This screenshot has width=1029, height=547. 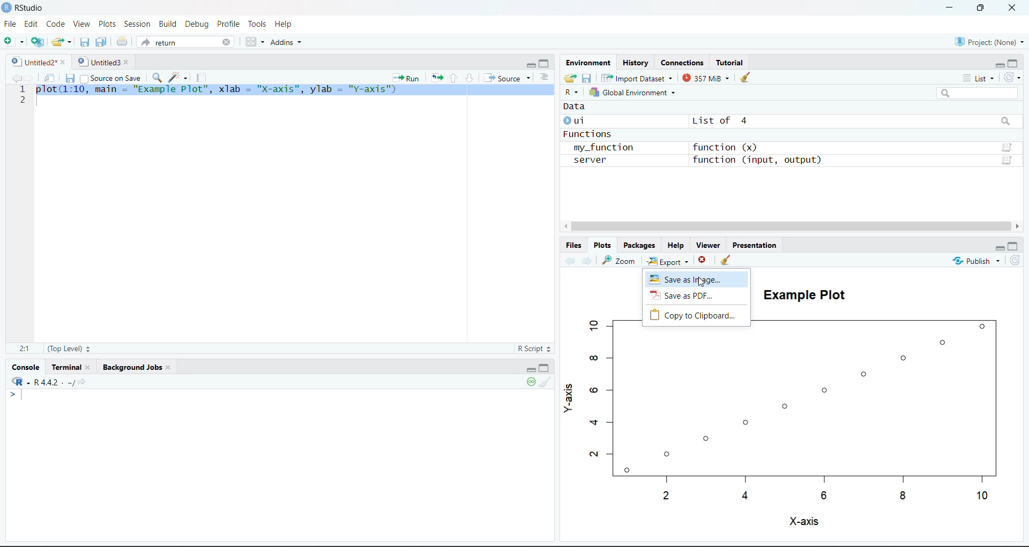 What do you see at coordinates (678, 245) in the screenshot?
I see `Help` at bounding box center [678, 245].